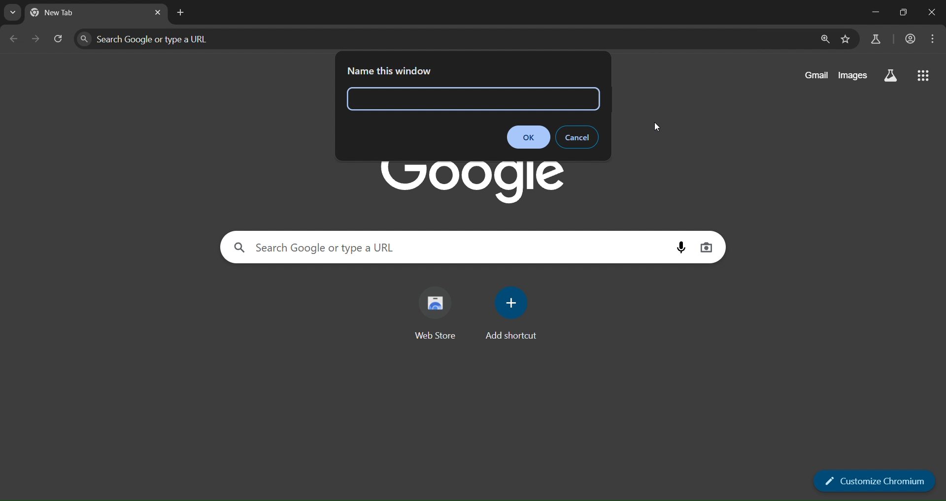 The height and width of the screenshot is (501, 946). I want to click on ok, so click(528, 137).